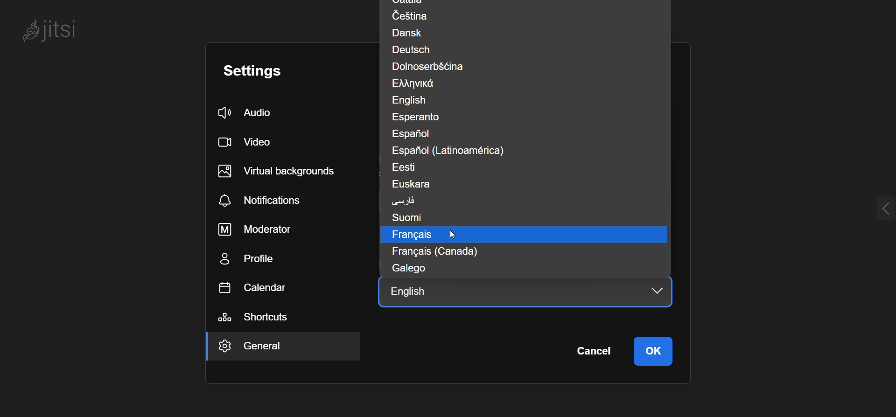 The height and width of the screenshot is (417, 896). What do you see at coordinates (415, 133) in the screenshot?
I see `Espaiiol` at bounding box center [415, 133].